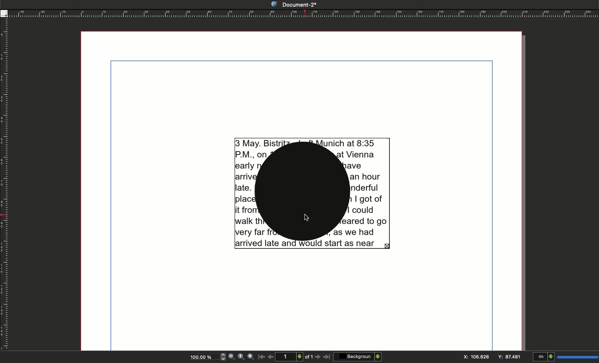 The width and height of the screenshot is (599, 363). Describe the element at coordinates (241, 358) in the screenshot. I see `Zoom` at that location.